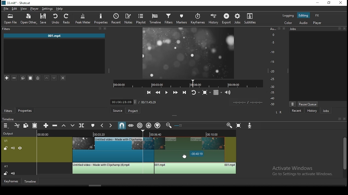 The width and height of the screenshot is (348, 195). What do you see at coordinates (230, 126) in the screenshot?
I see `zoom timeline in` at bounding box center [230, 126].